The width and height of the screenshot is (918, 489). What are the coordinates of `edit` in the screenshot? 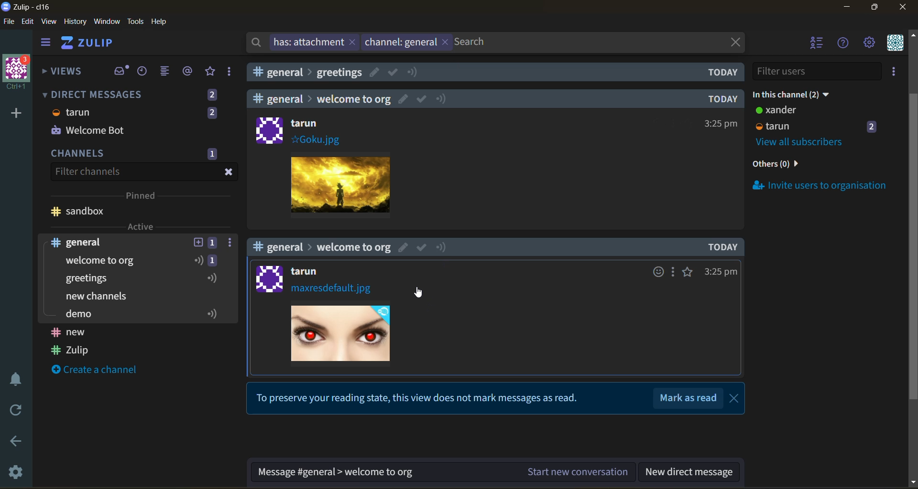 It's located at (373, 73).